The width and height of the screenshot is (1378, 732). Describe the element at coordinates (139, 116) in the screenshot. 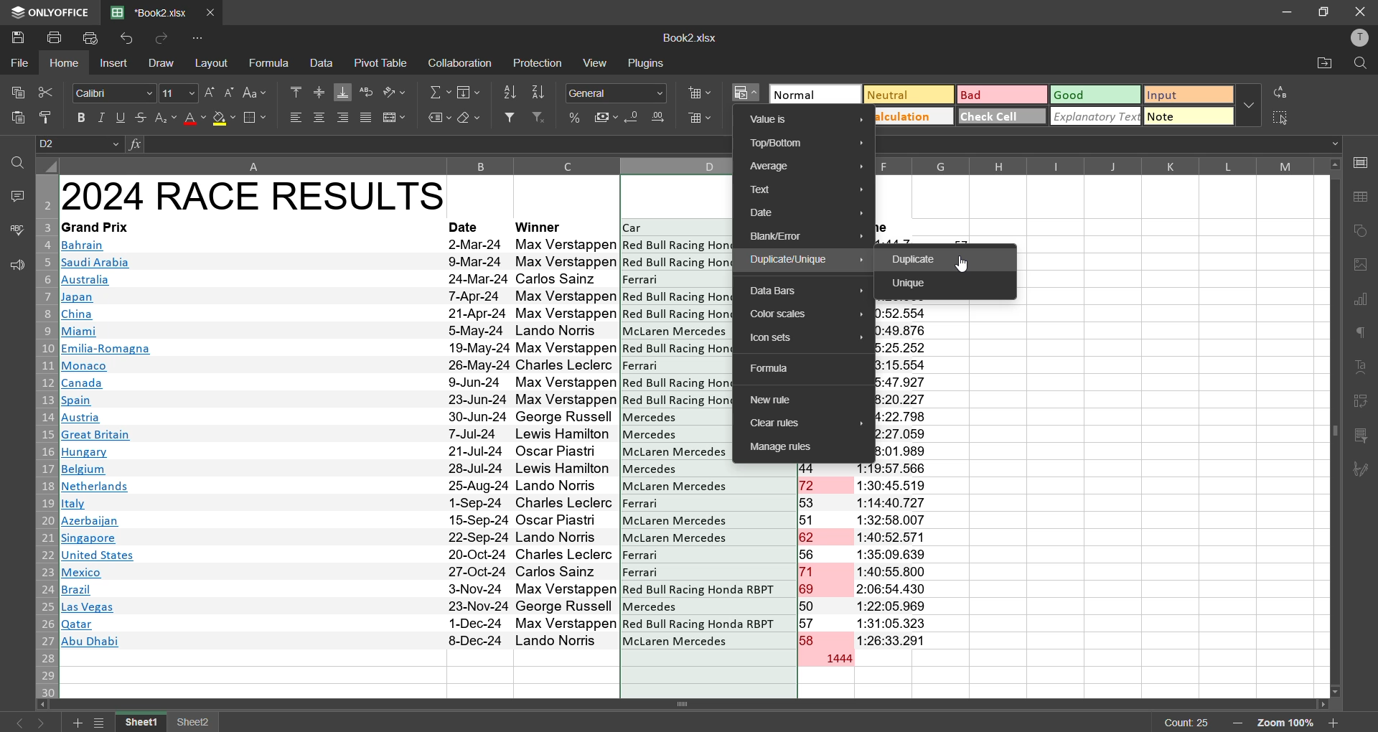

I see `strikethrough` at that location.